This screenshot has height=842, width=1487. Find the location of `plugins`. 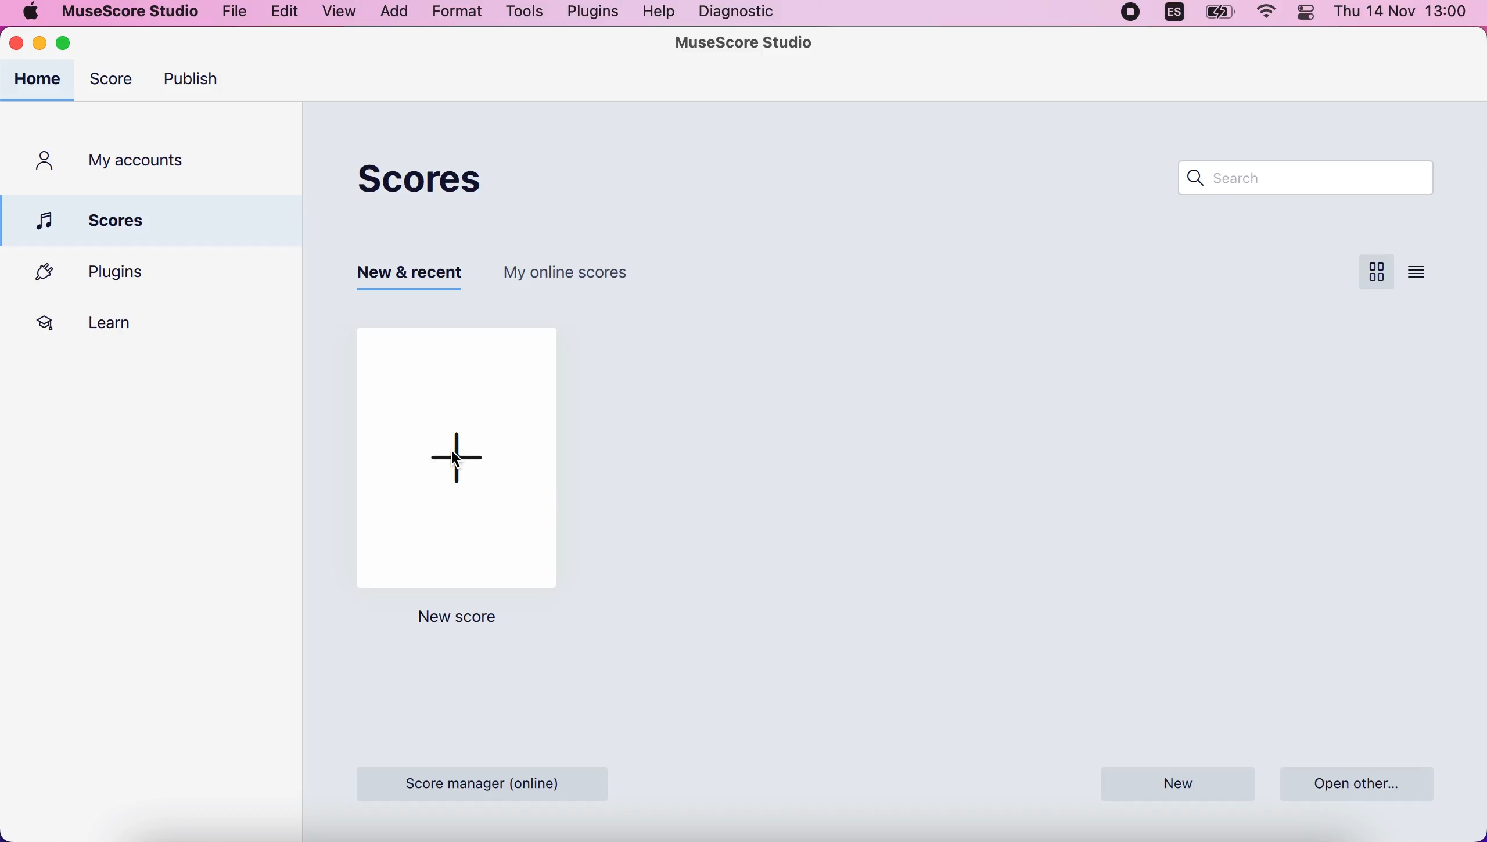

plugins is located at coordinates (112, 273).